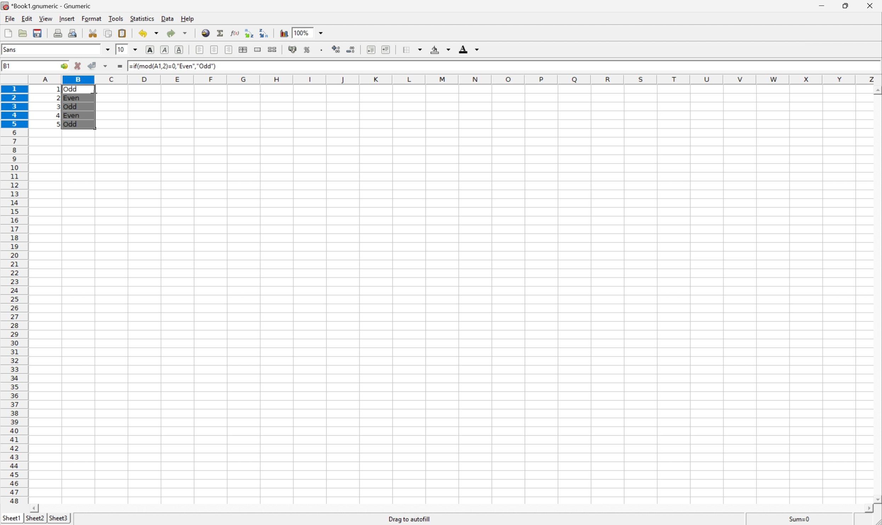 The width and height of the screenshot is (882, 525). I want to click on Odd, so click(70, 125).